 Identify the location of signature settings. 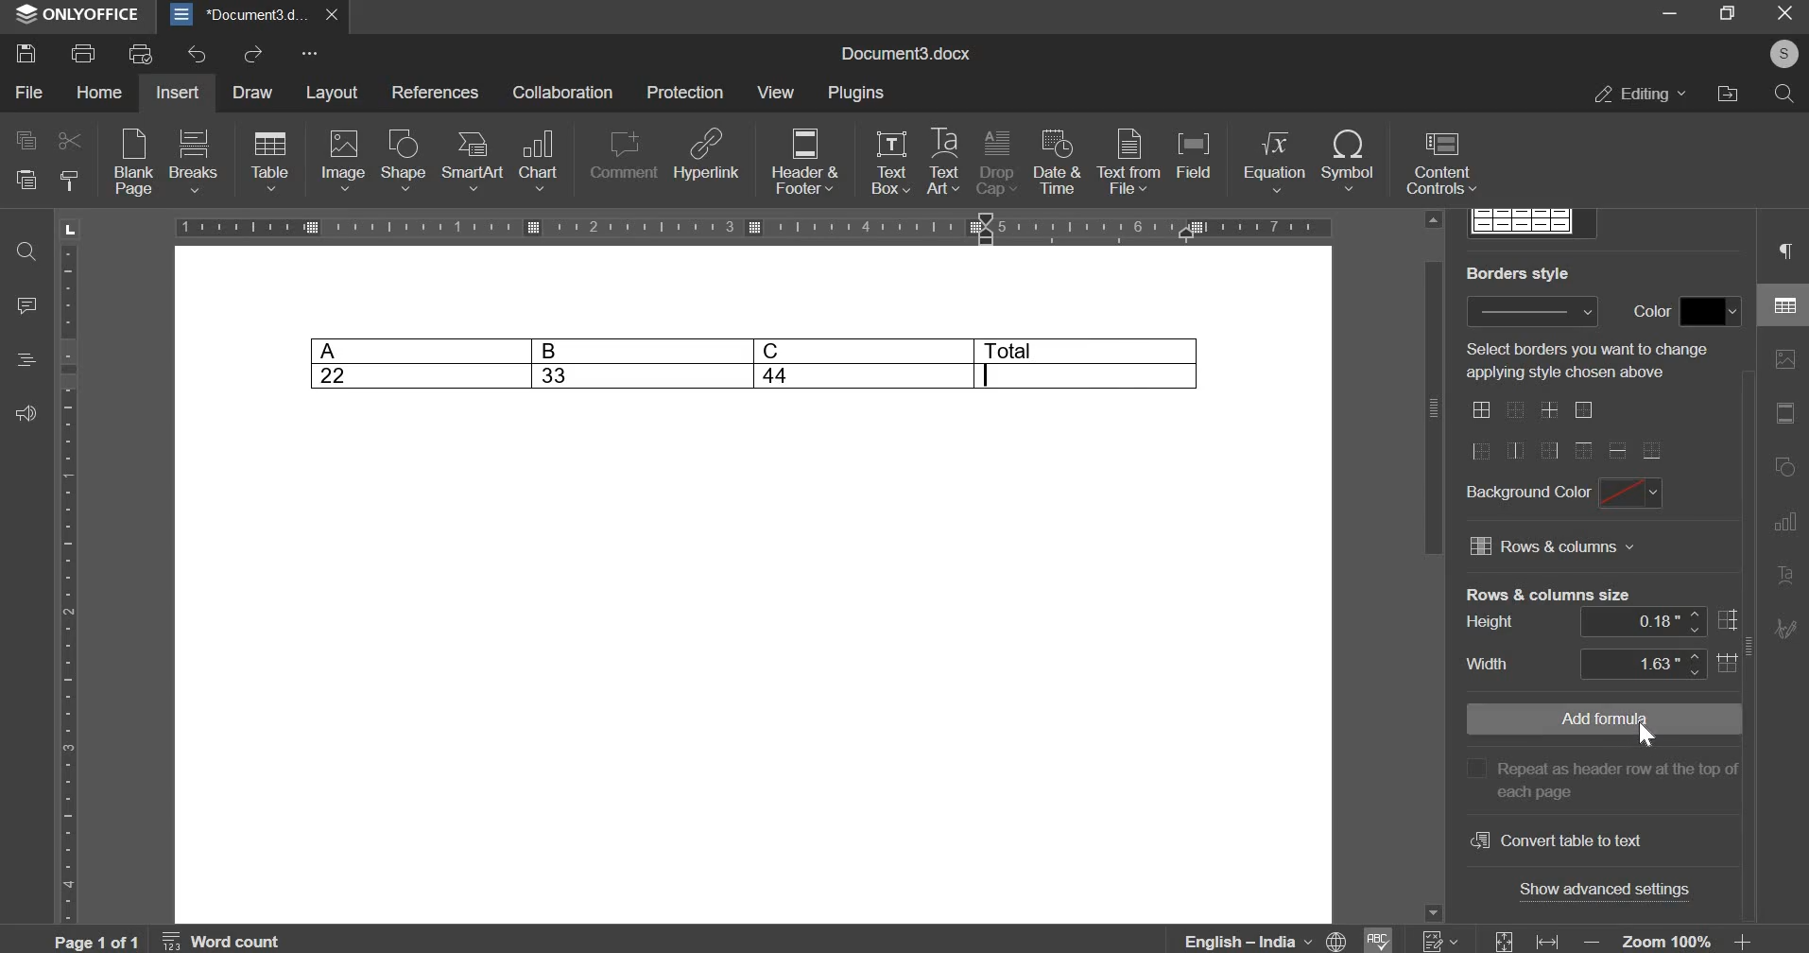
(1785, 628).